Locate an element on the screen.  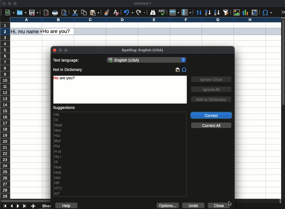
Hopi is located at coordinates (59, 125).